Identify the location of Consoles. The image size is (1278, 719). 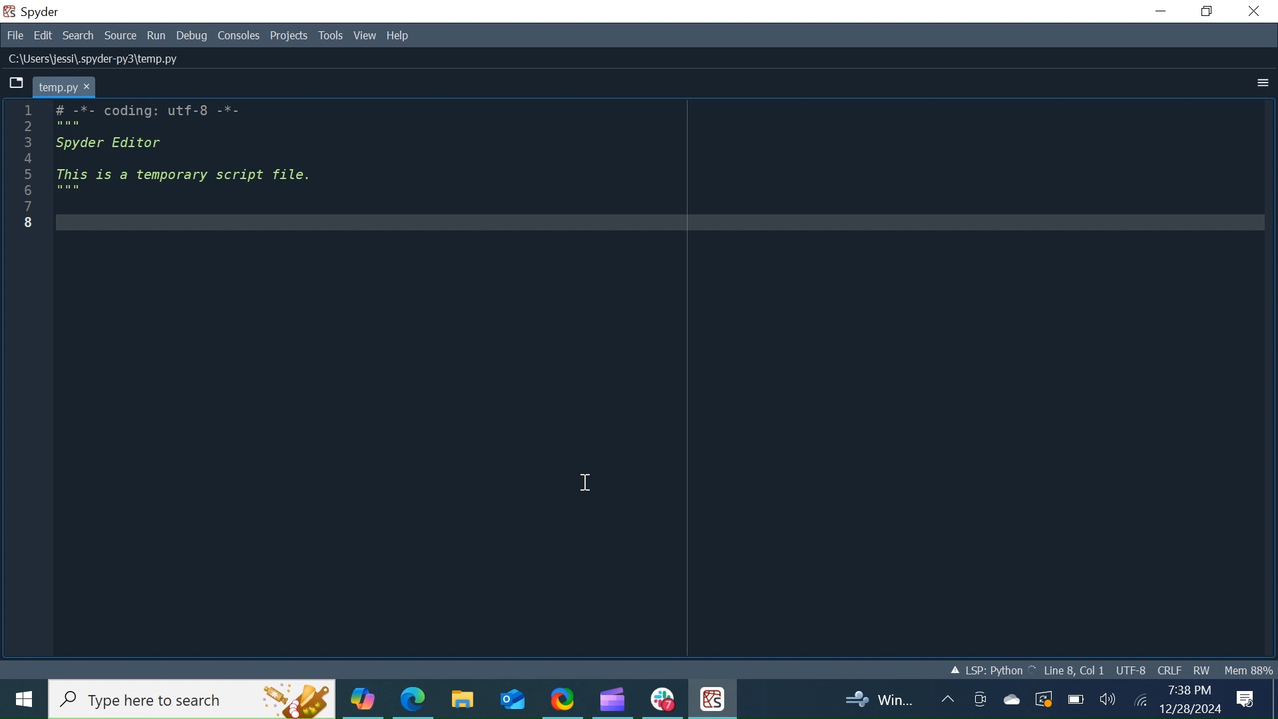
(239, 37).